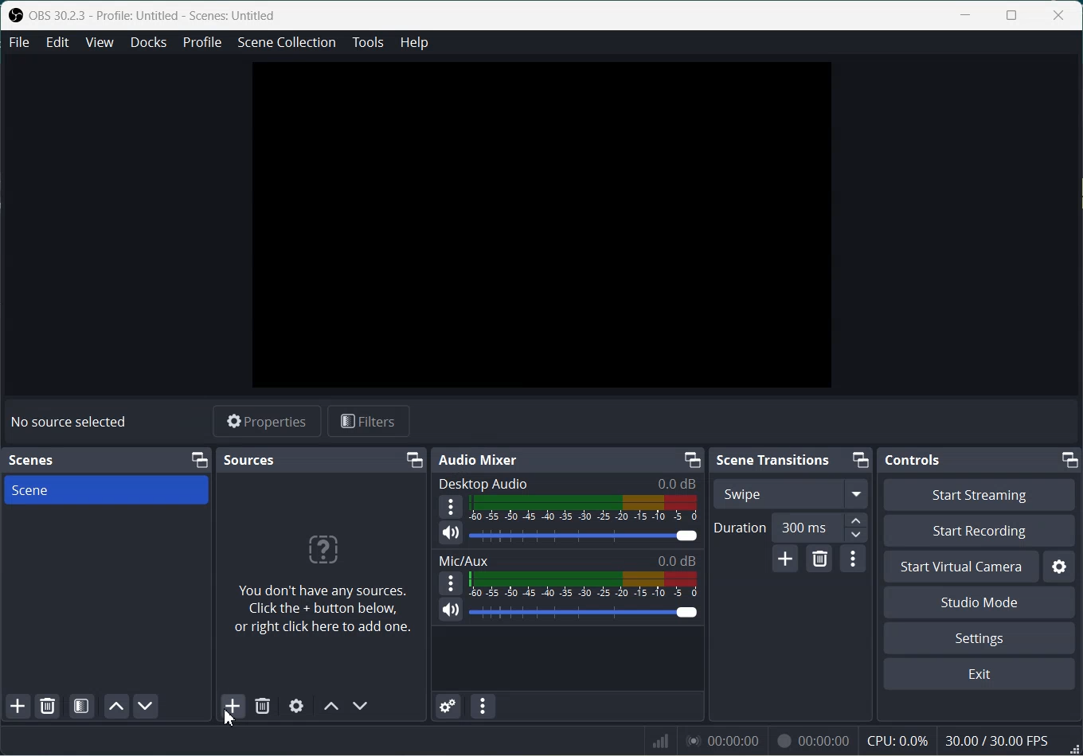 Image resolution: width=1083 pixels, height=756 pixels. Describe the element at coordinates (452, 584) in the screenshot. I see `More` at that location.